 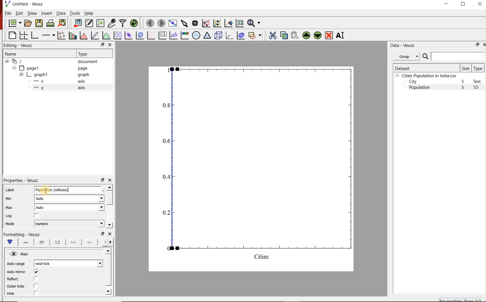 What do you see at coordinates (484, 45) in the screenshot?
I see `close` at bounding box center [484, 45].